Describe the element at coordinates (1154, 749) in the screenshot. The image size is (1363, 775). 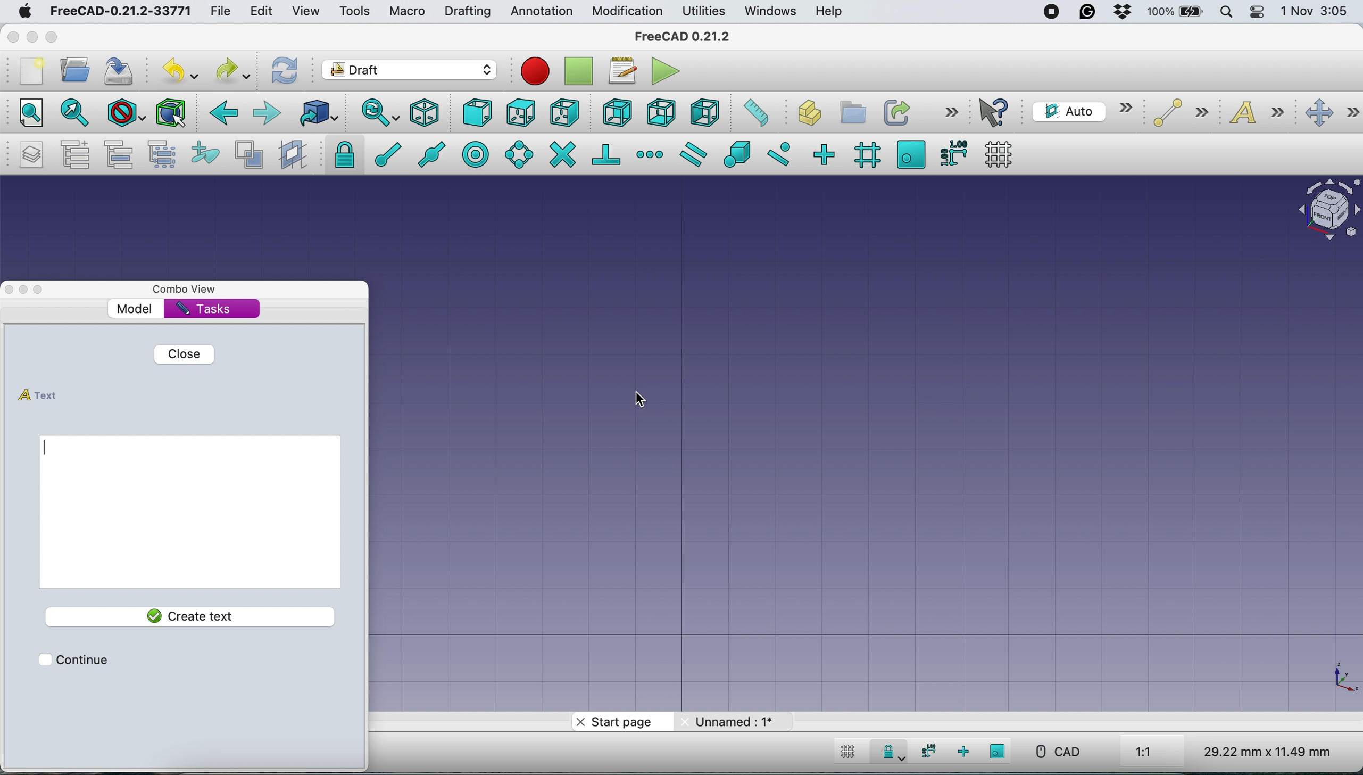
I see `aspect ratio` at that location.